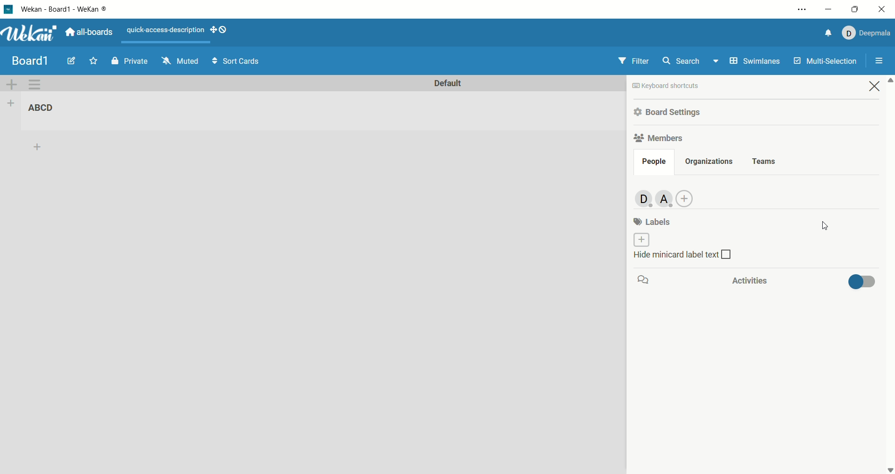 The height and width of the screenshot is (474, 895). What do you see at coordinates (654, 163) in the screenshot?
I see `people` at bounding box center [654, 163].